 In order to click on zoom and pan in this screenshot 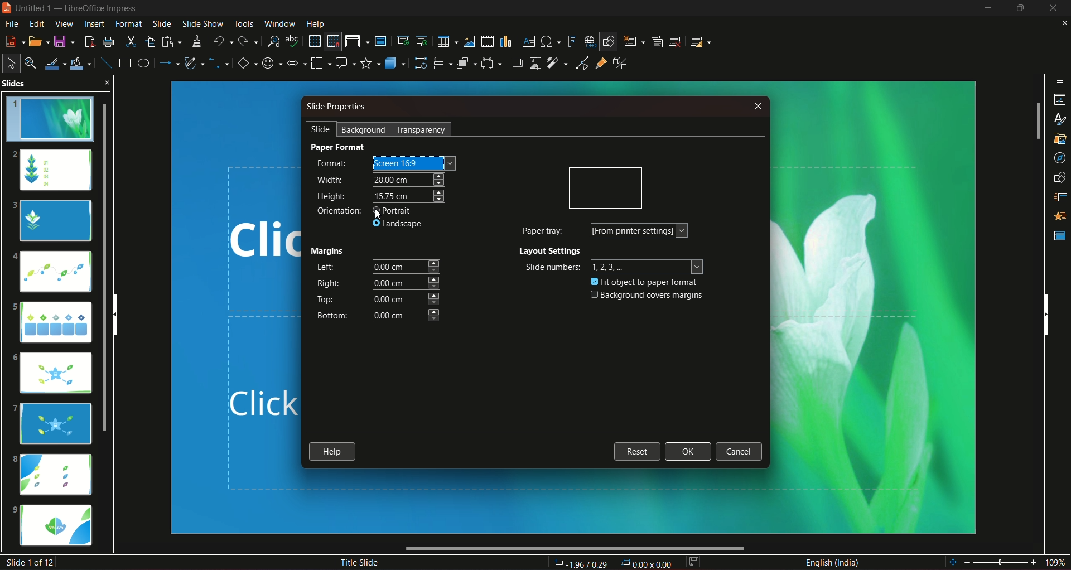, I will do `click(32, 62)`.